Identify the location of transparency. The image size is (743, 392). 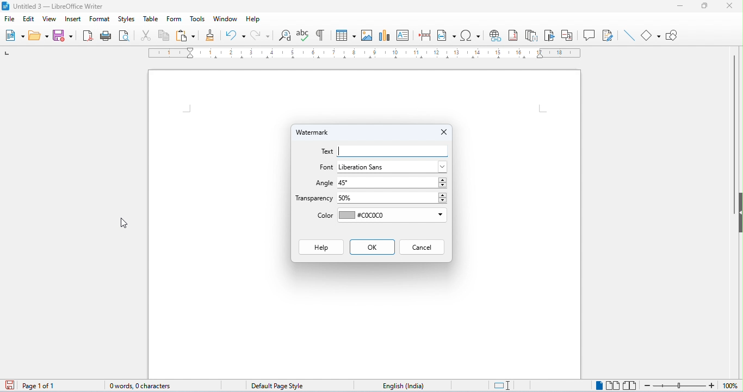
(315, 199).